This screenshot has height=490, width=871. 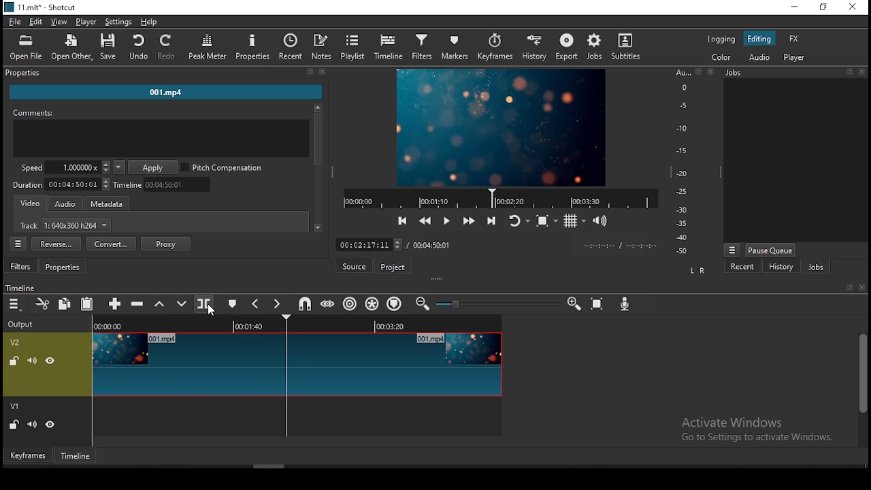 I want to click on (UN)HIDE, so click(x=51, y=426).